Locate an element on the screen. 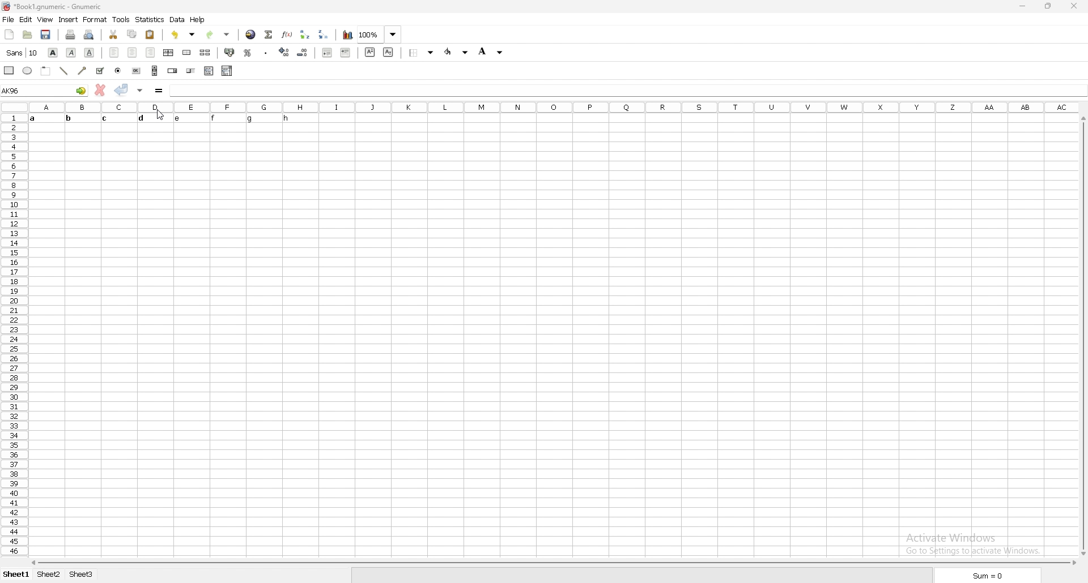 This screenshot has height=583, width=1088. increase decimal is located at coordinates (285, 52).